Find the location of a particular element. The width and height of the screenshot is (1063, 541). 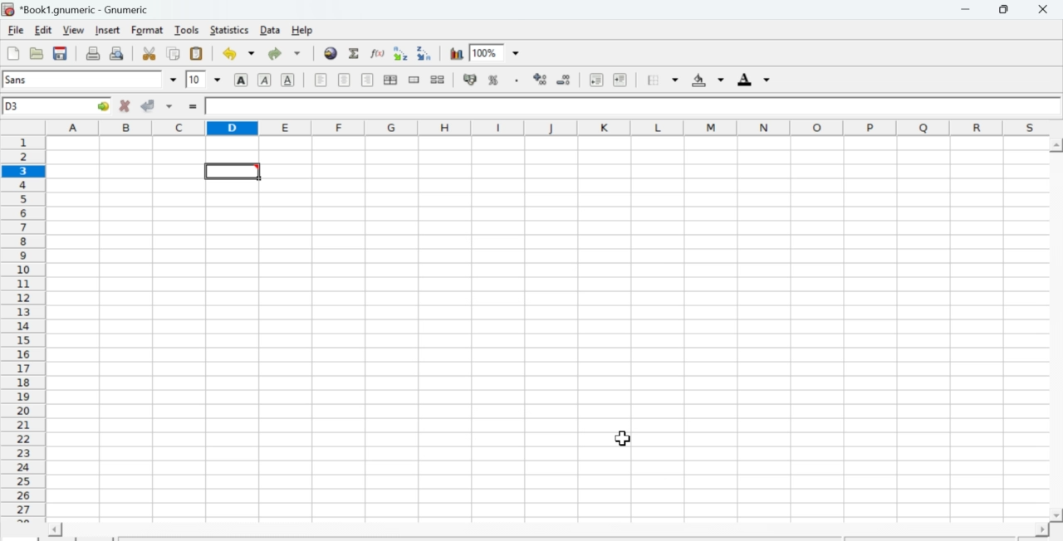

Align Right is located at coordinates (368, 80).